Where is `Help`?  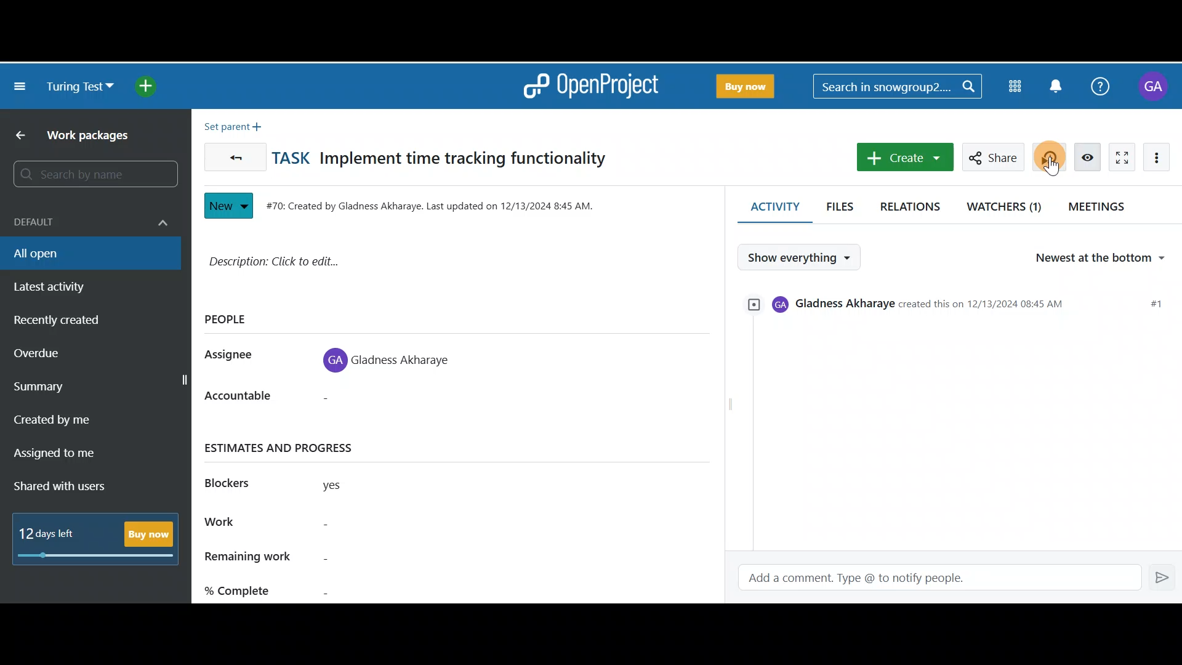 Help is located at coordinates (1098, 84).